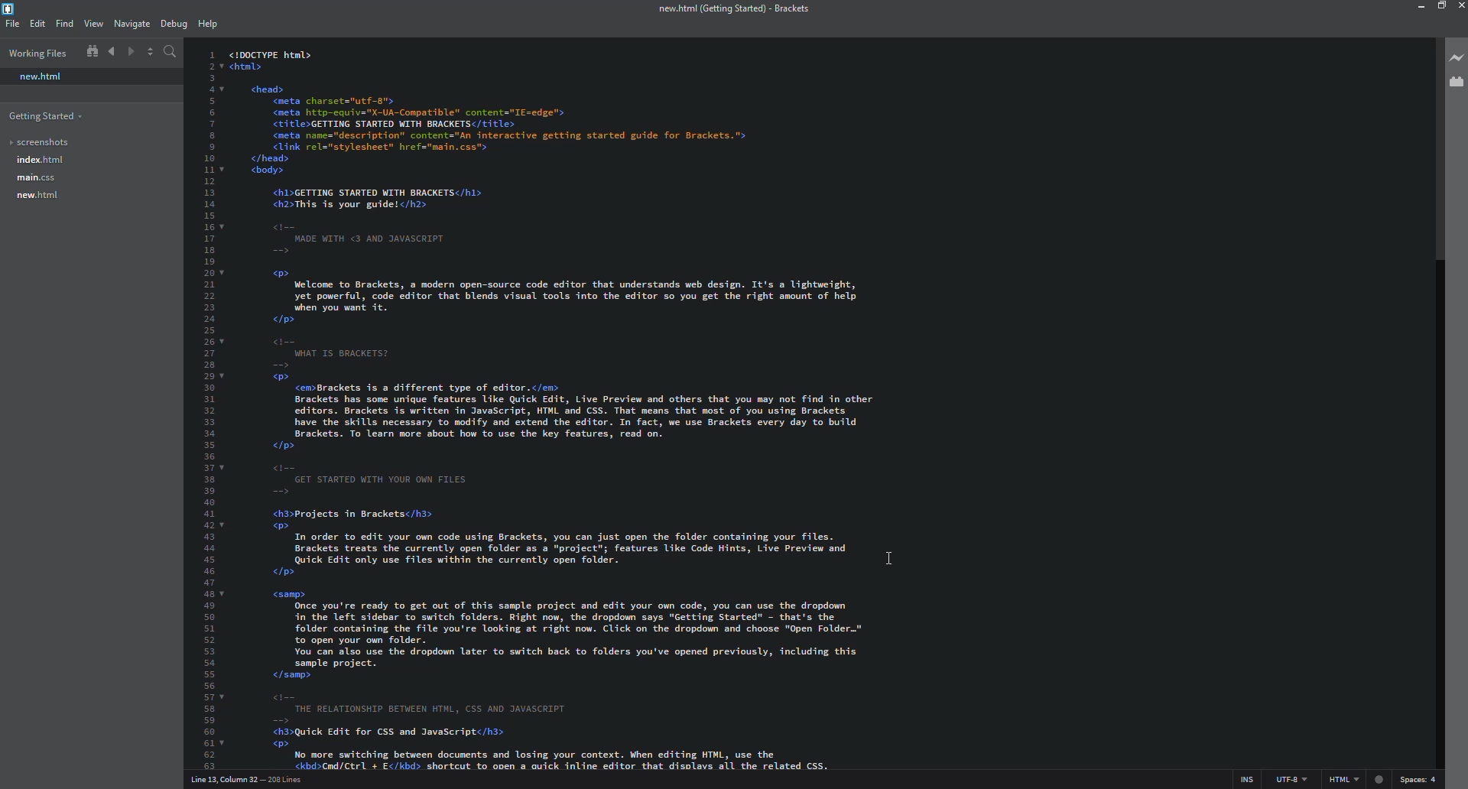  I want to click on spaces, so click(1416, 779).